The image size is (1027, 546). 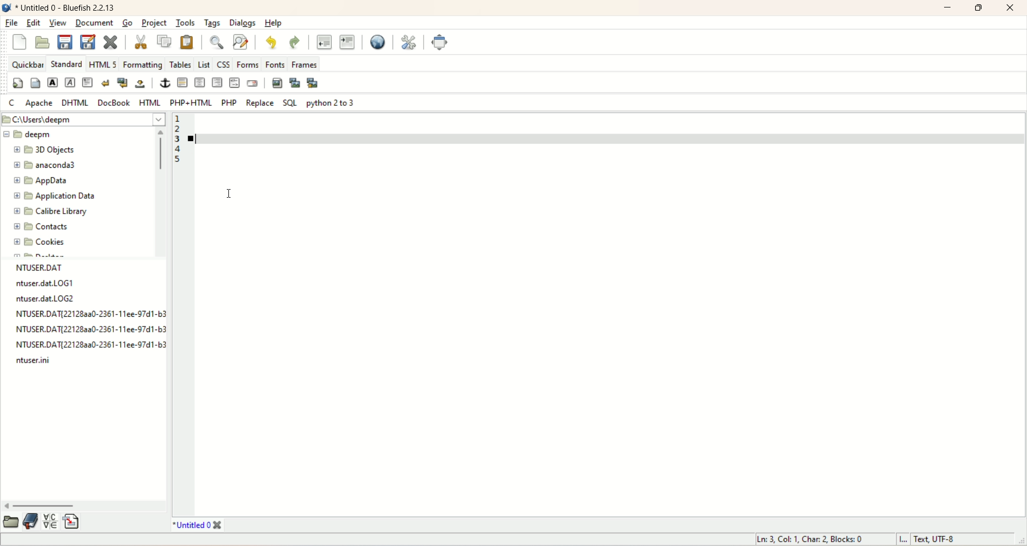 What do you see at coordinates (223, 64) in the screenshot?
I see `CSS` at bounding box center [223, 64].